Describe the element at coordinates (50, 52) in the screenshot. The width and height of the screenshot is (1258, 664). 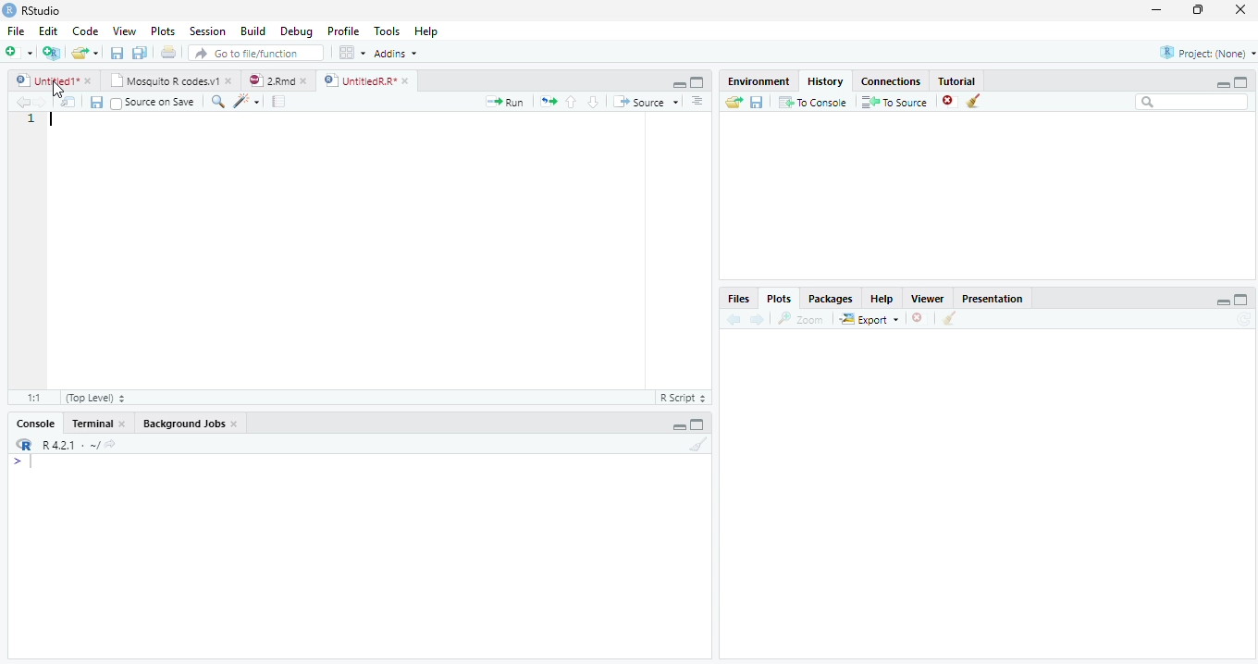
I see `Create a project` at that location.